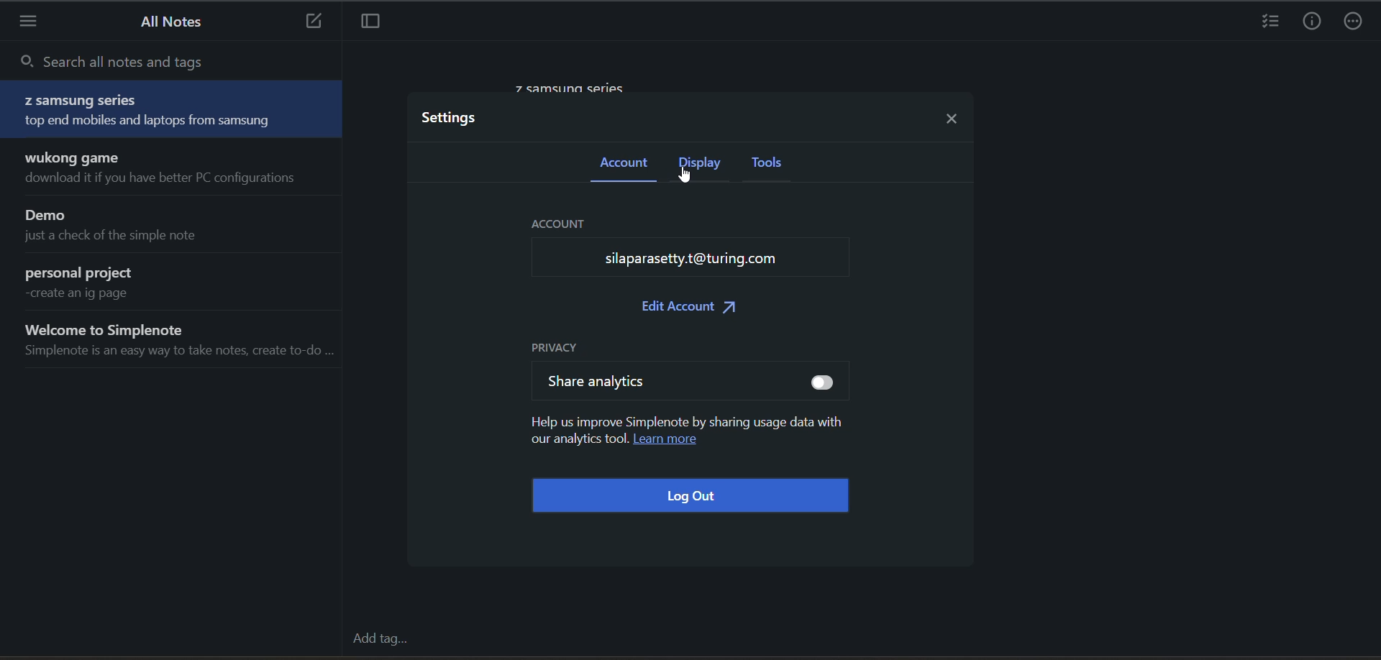  What do you see at coordinates (173, 110) in the screenshot?
I see `Z samsung series
top end mobiles and laptops from samsung` at bounding box center [173, 110].